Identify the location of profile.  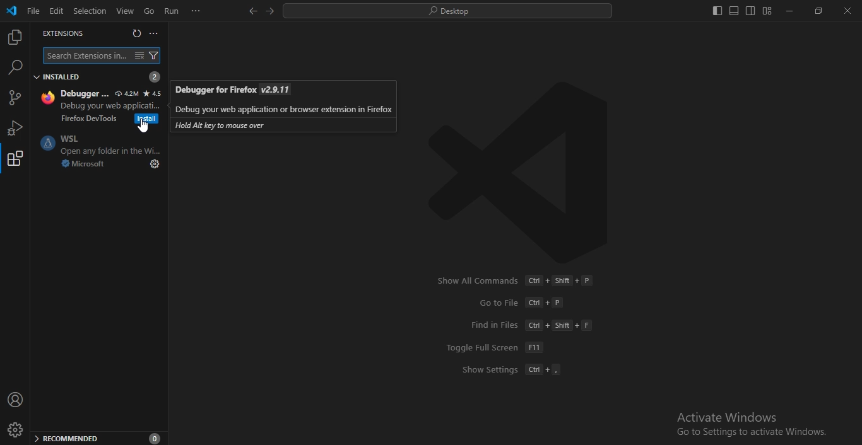
(16, 430).